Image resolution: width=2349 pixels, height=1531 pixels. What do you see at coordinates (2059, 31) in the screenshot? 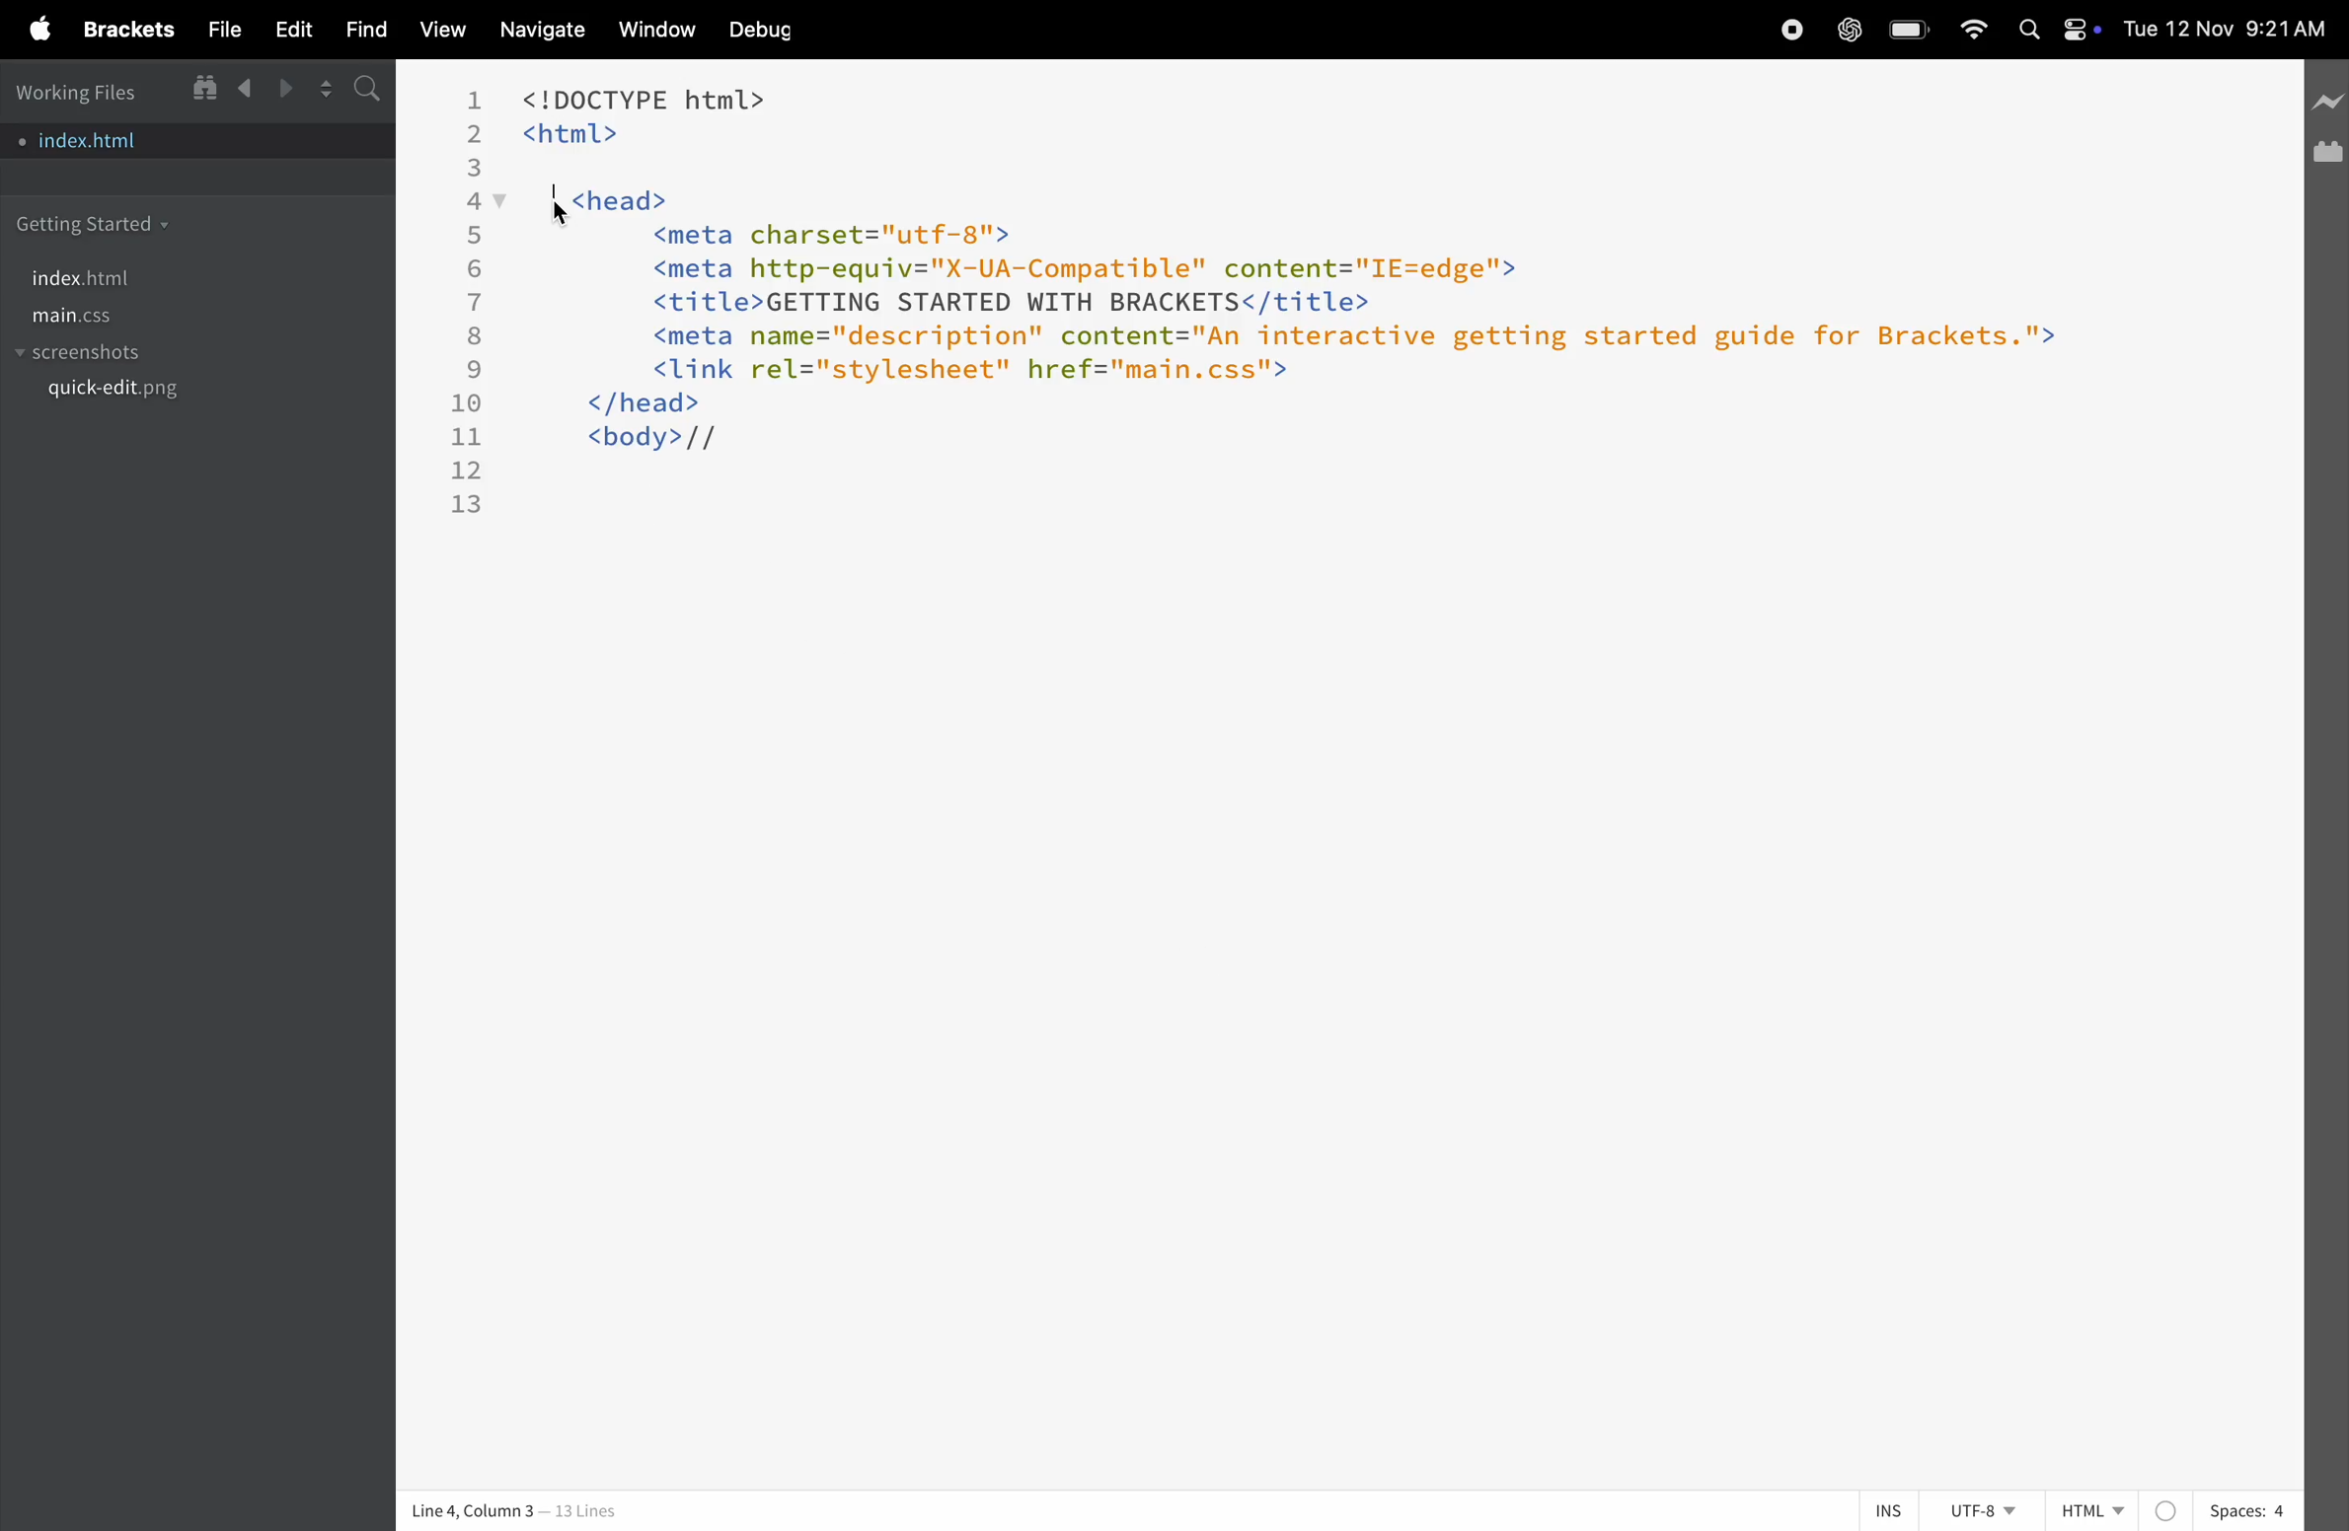
I see `apple widgets` at bounding box center [2059, 31].